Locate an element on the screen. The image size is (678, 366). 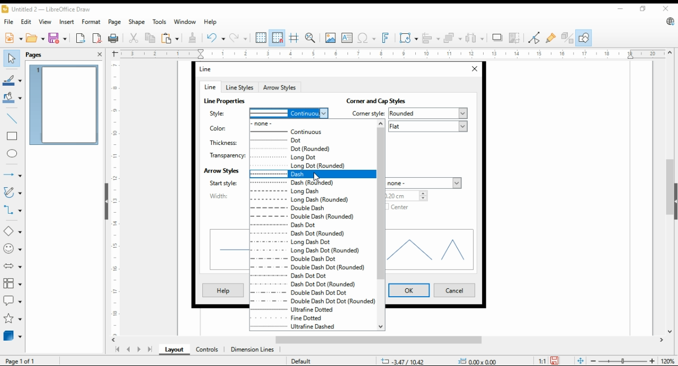
long dot rounded is located at coordinates (311, 166).